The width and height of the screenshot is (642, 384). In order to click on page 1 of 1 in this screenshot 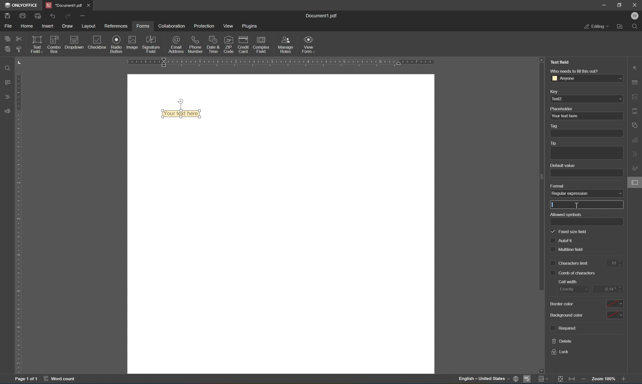, I will do `click(26, 380)`.